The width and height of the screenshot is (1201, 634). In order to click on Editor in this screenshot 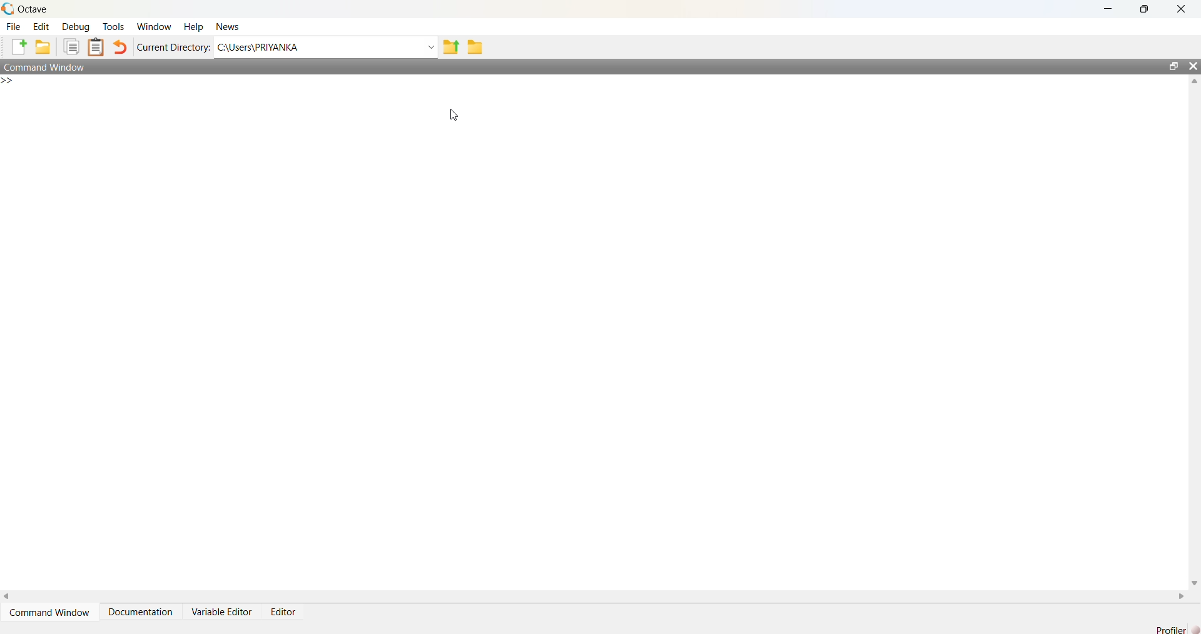, I will do `click(286, 608)`.